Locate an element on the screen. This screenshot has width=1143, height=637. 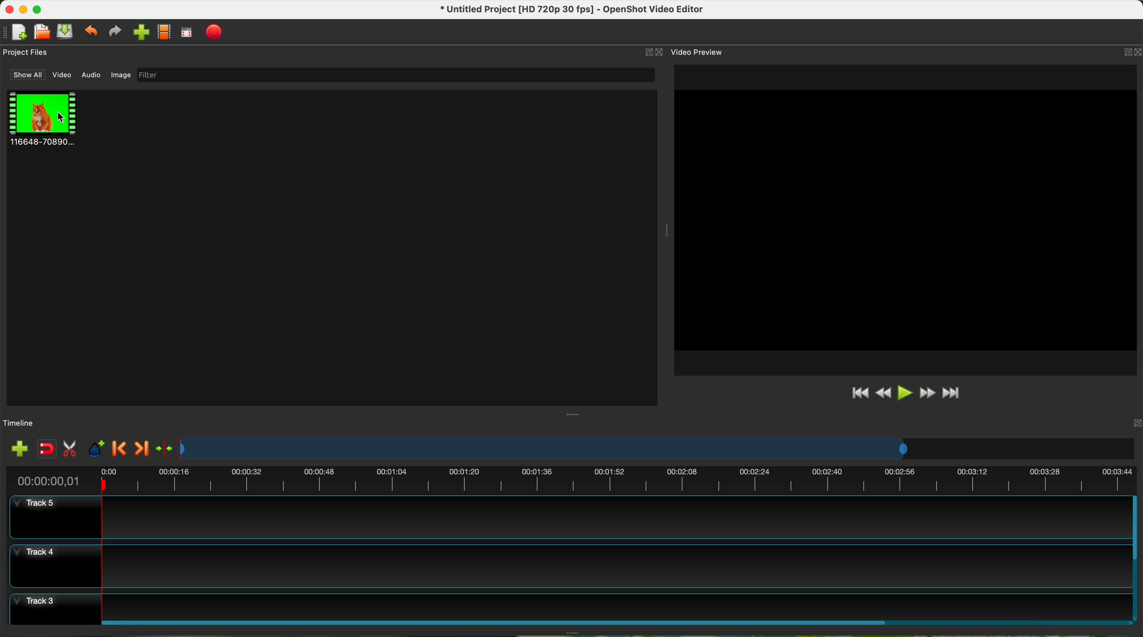
export video is located at coordinates (214, 33).